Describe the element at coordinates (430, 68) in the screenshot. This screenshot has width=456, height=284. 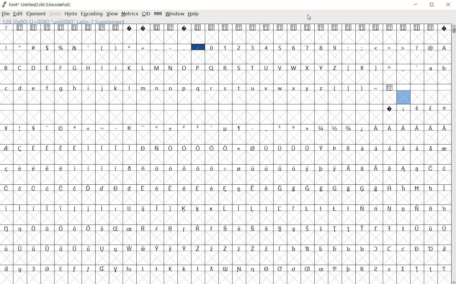
I see `glyph` at that location.